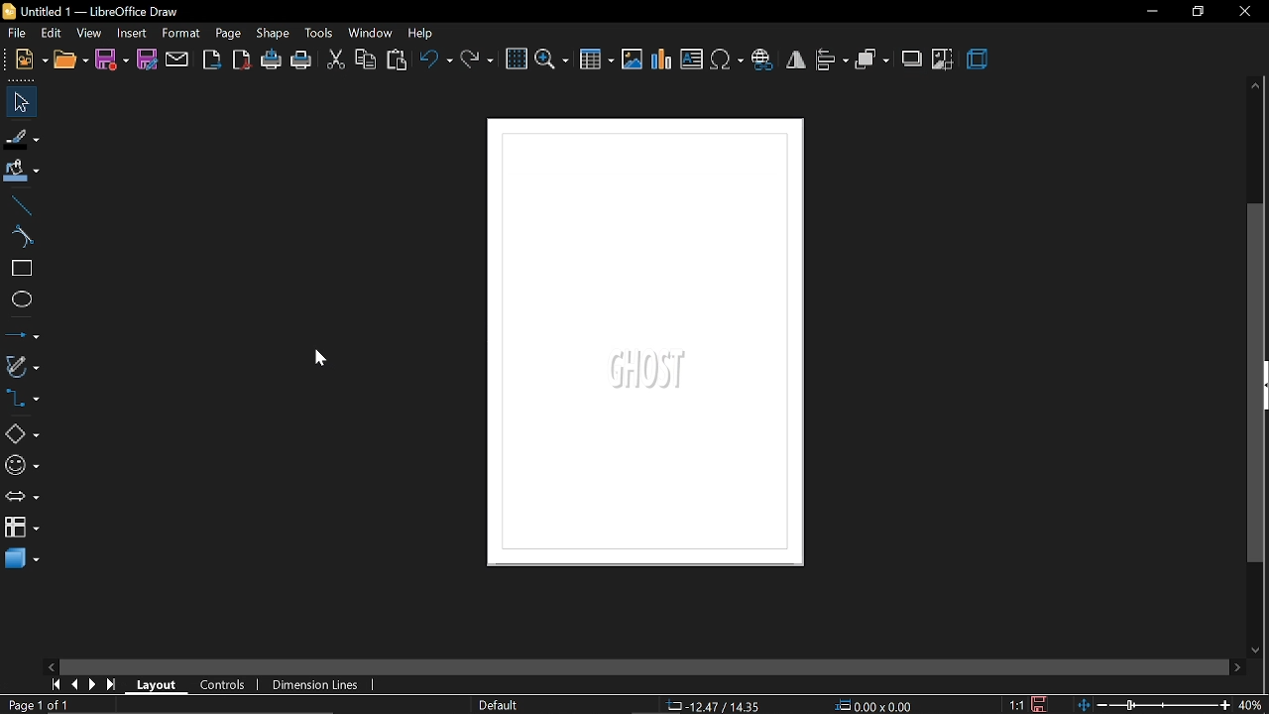  Describe the element at coordinates (112, 61) in the screenshot. I see `save` at that location.